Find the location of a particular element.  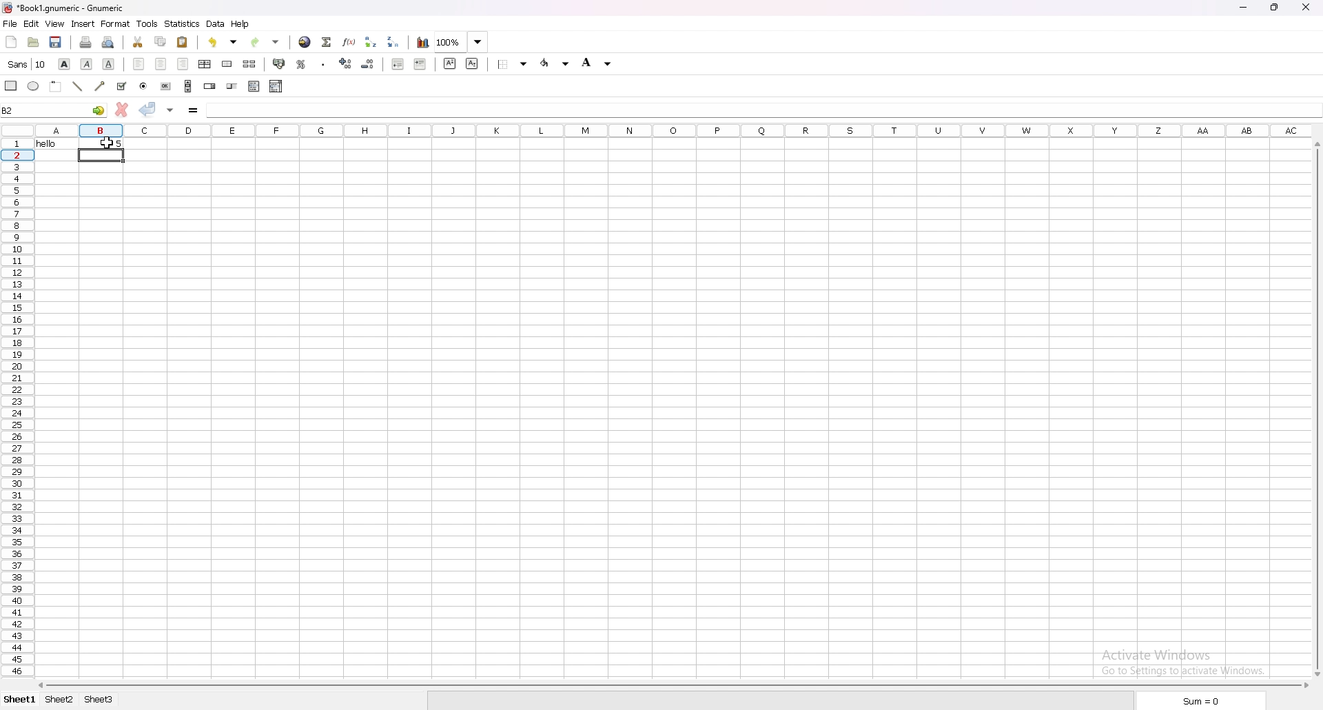

center horizontal is located at coordinates (205, 65).